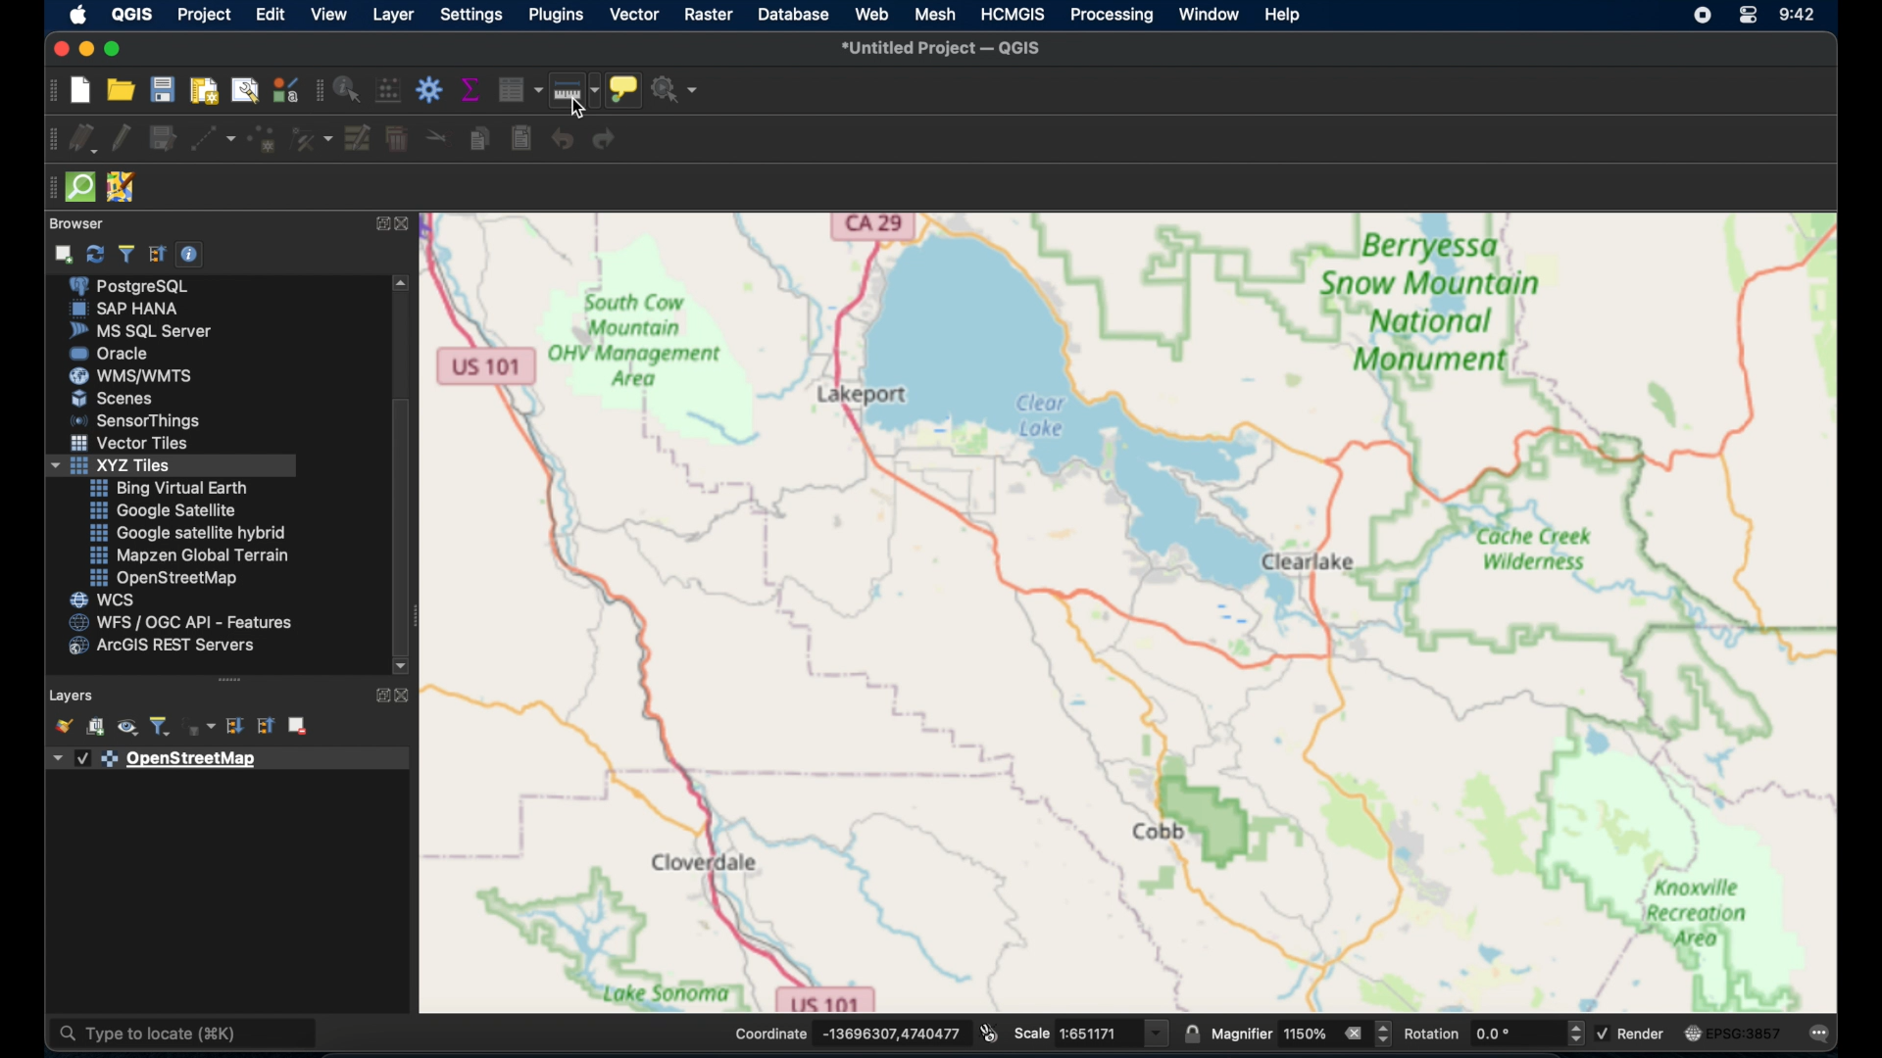 Image resolution: width=1882 pixels, height=1058 pixels. I want to click on new print layout, so click(207, 90).